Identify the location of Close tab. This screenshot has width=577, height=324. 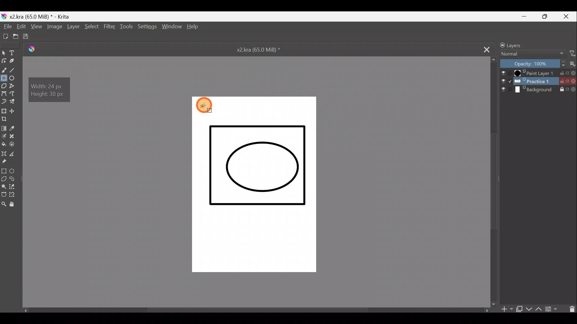
(484, 50).